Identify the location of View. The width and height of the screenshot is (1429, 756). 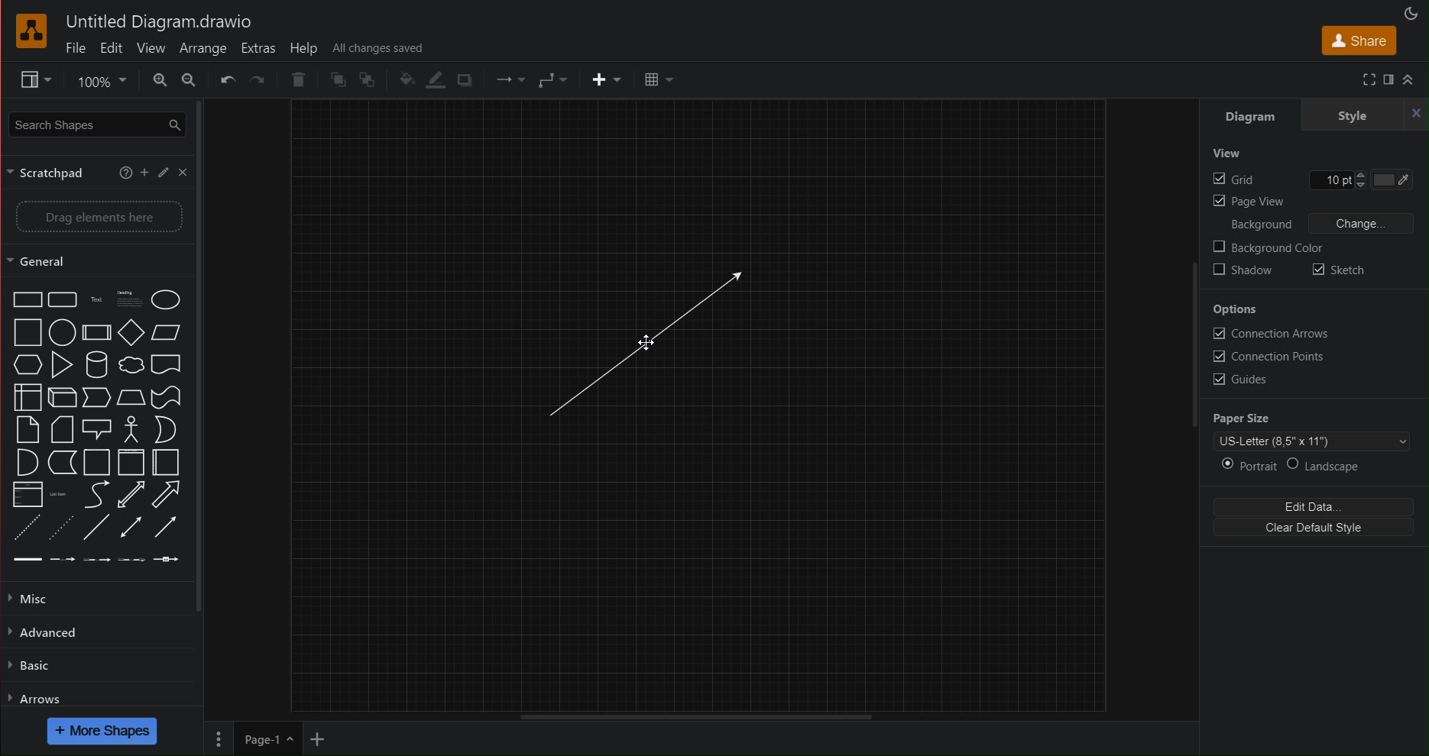
(150, 48).